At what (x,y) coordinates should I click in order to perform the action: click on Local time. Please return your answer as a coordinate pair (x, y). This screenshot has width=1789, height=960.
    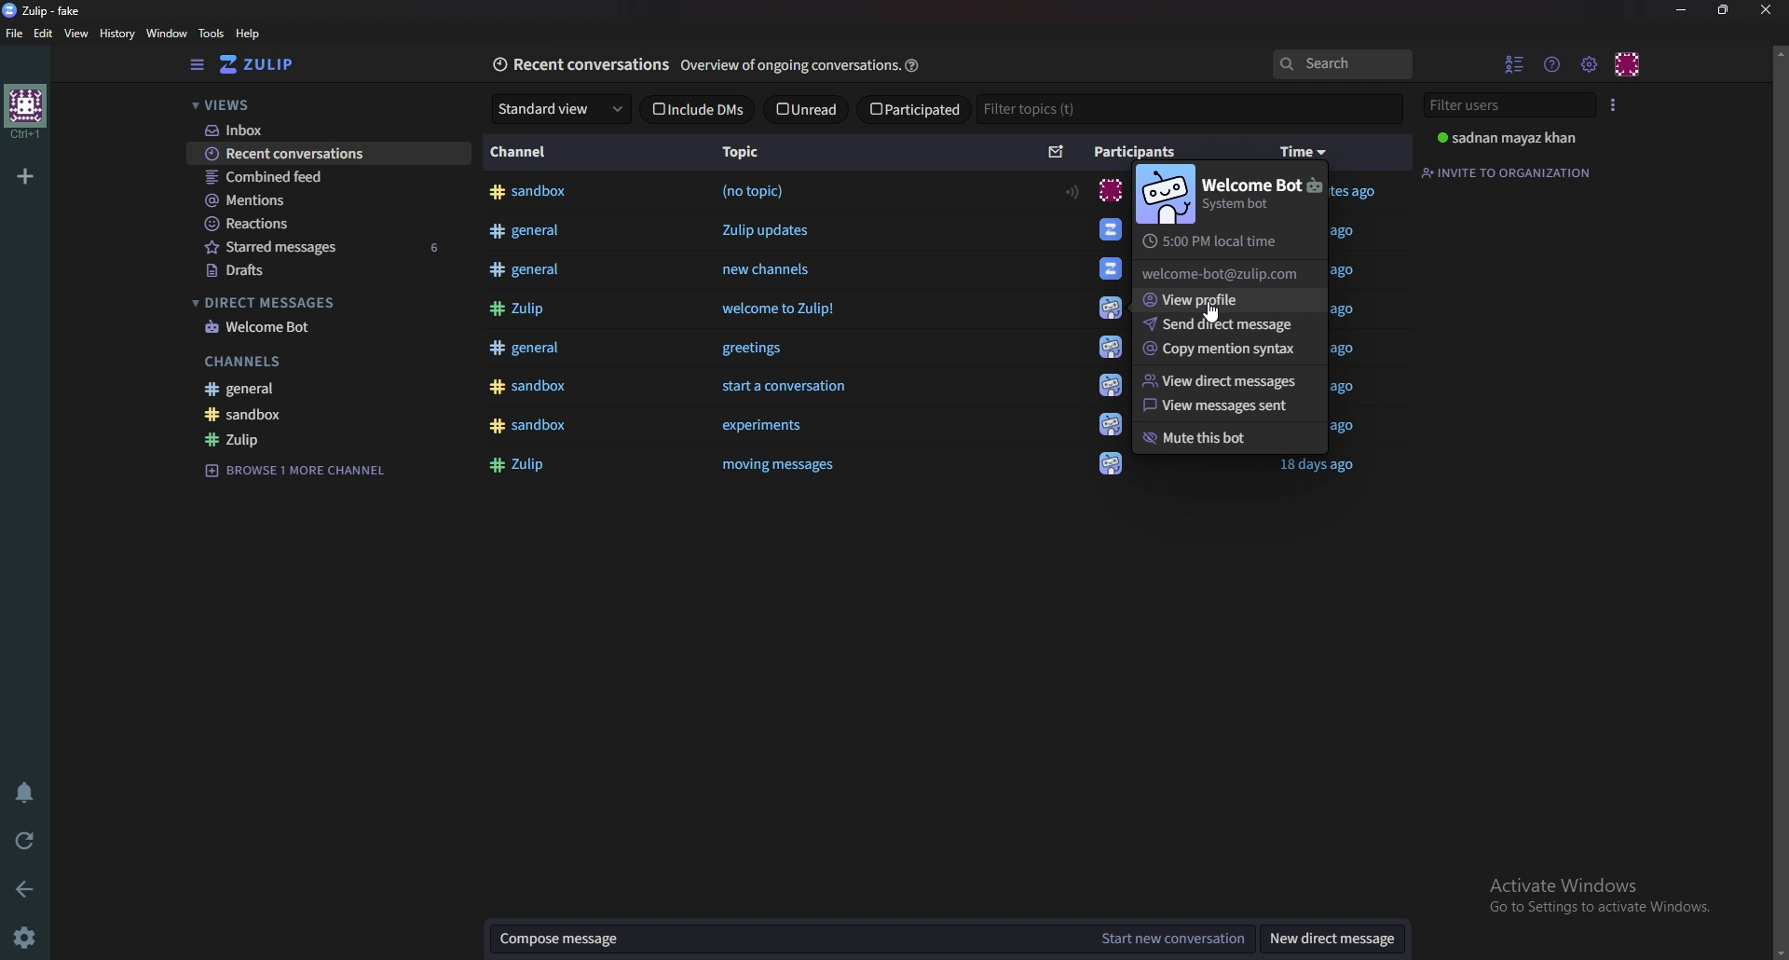
    Looking at the image, I should click on (1218, 242).